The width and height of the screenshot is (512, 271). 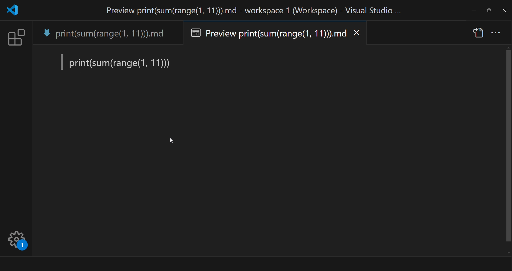 What do you see at coordinates (16, 37) in the screenshot?
I see `extension` at bounding box center [16, 37].